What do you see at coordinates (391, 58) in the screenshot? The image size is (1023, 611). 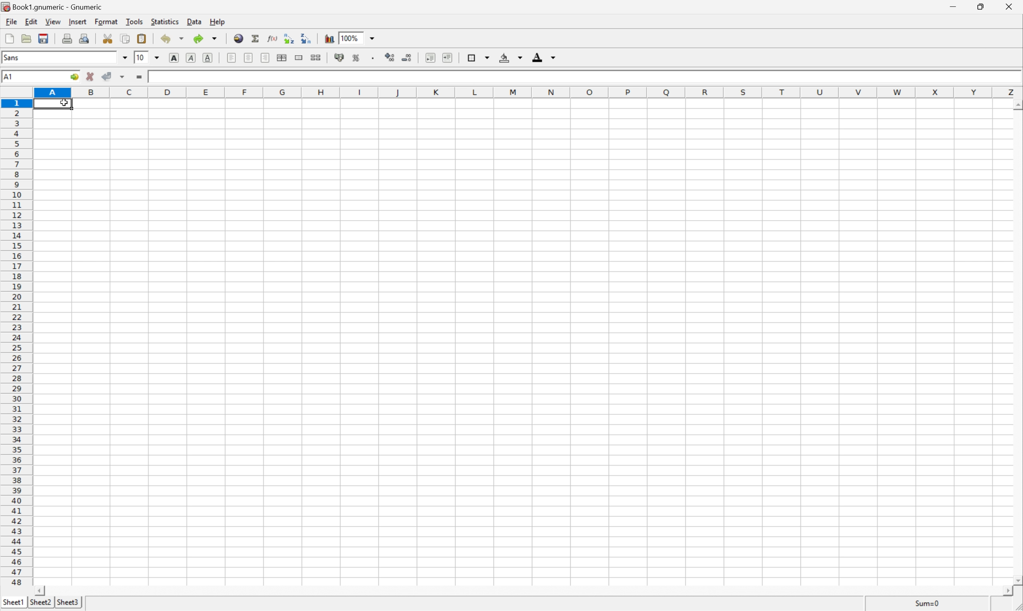 I see `increase number of decimals displayed` at bounding box center [391, 58].